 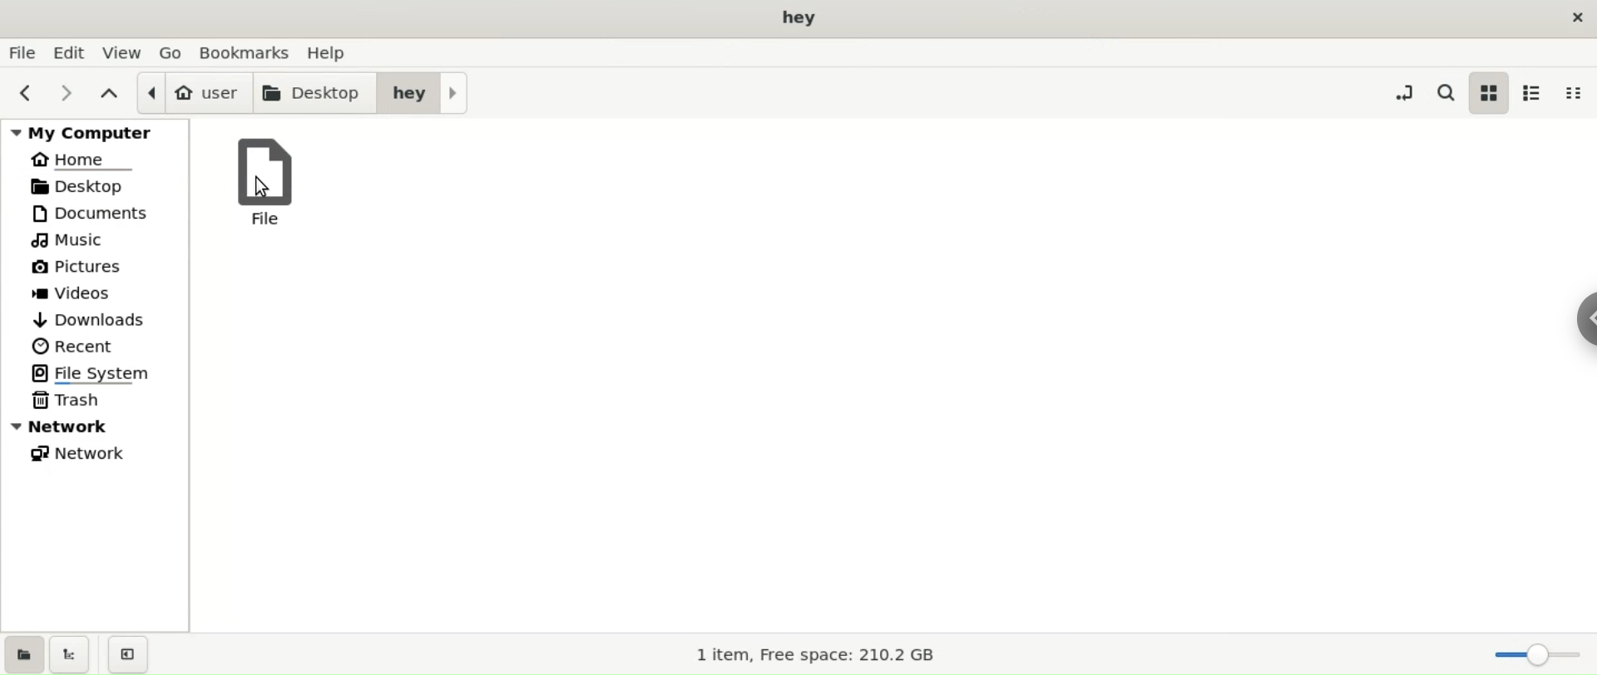 I want to click on videos, so click(x=94, y=293).